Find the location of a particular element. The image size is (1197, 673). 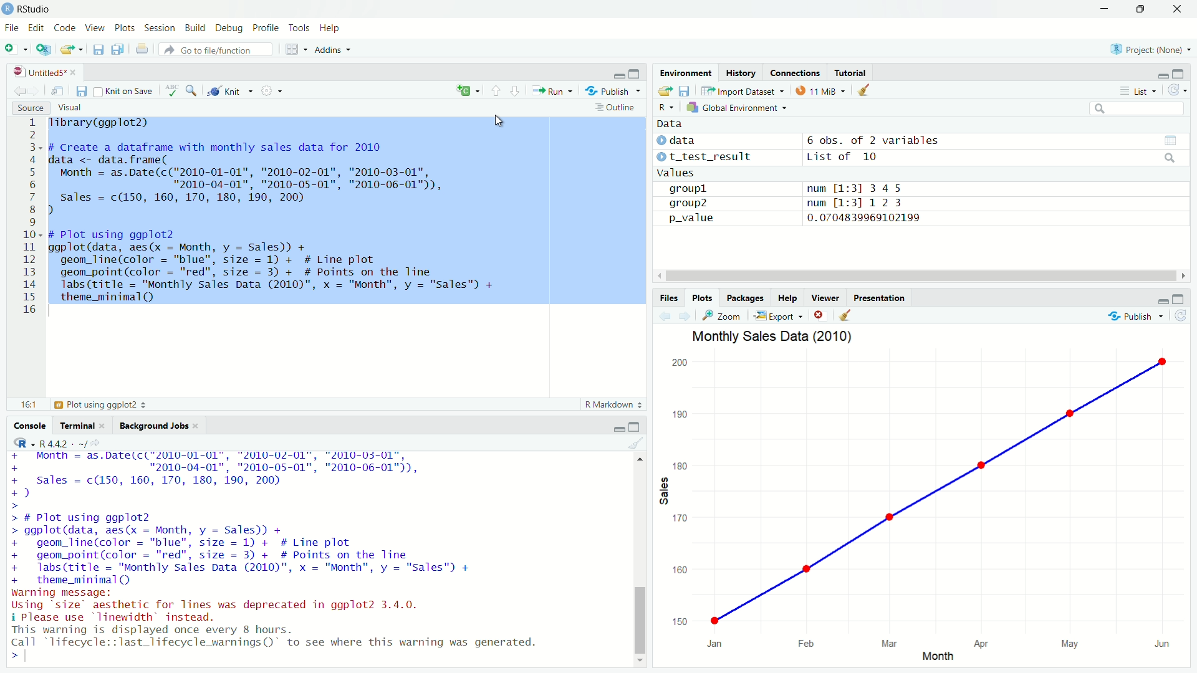

go to previous section is located at coordinates (496, 92).